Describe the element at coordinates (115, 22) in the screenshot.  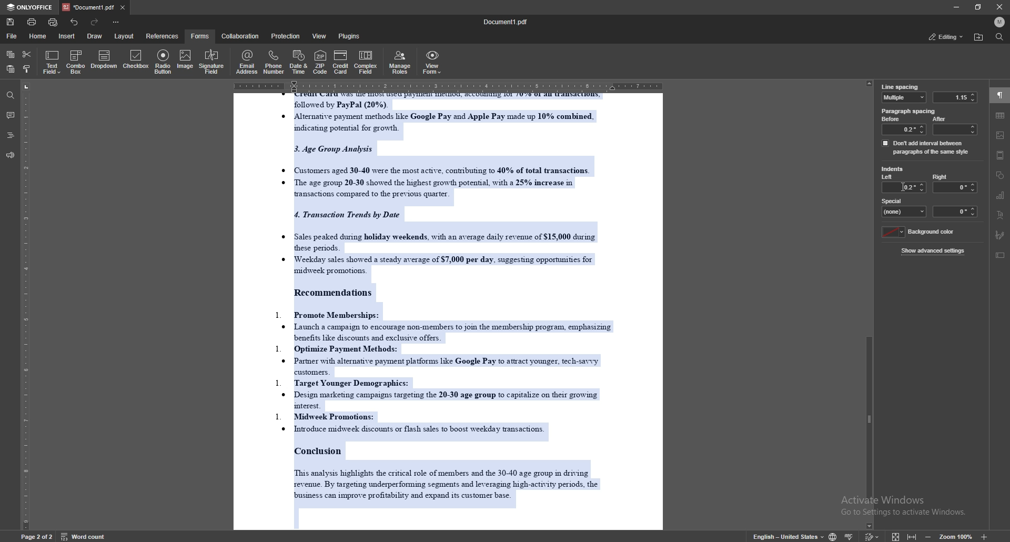
I see `customize toolbar` at that location.